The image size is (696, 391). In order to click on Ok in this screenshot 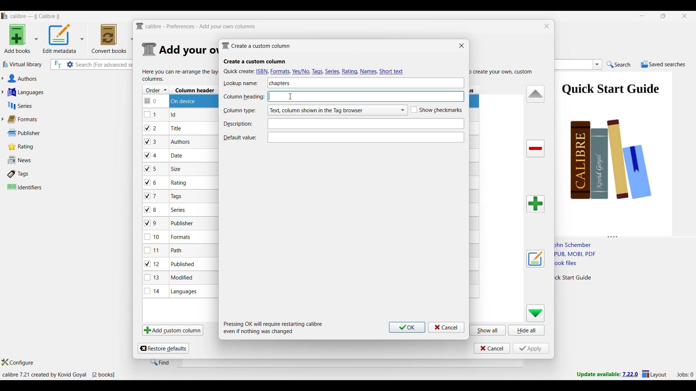, I will do `click(407, 327)`.